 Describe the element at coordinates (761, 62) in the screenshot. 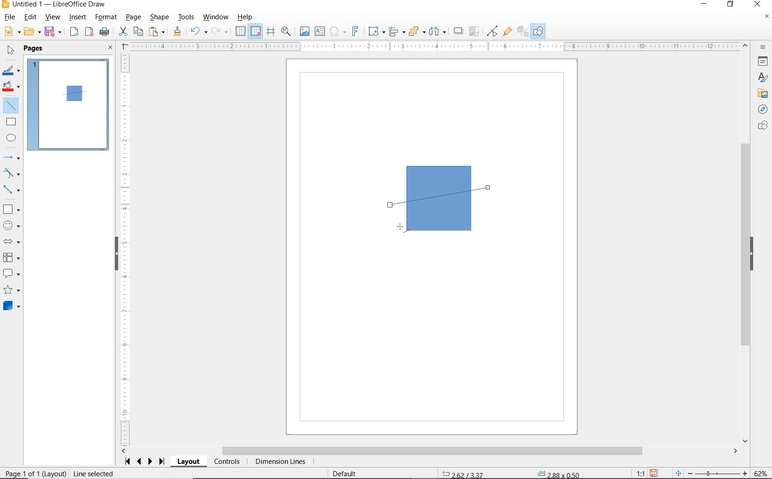

I see `PROPERTIES` at that location.